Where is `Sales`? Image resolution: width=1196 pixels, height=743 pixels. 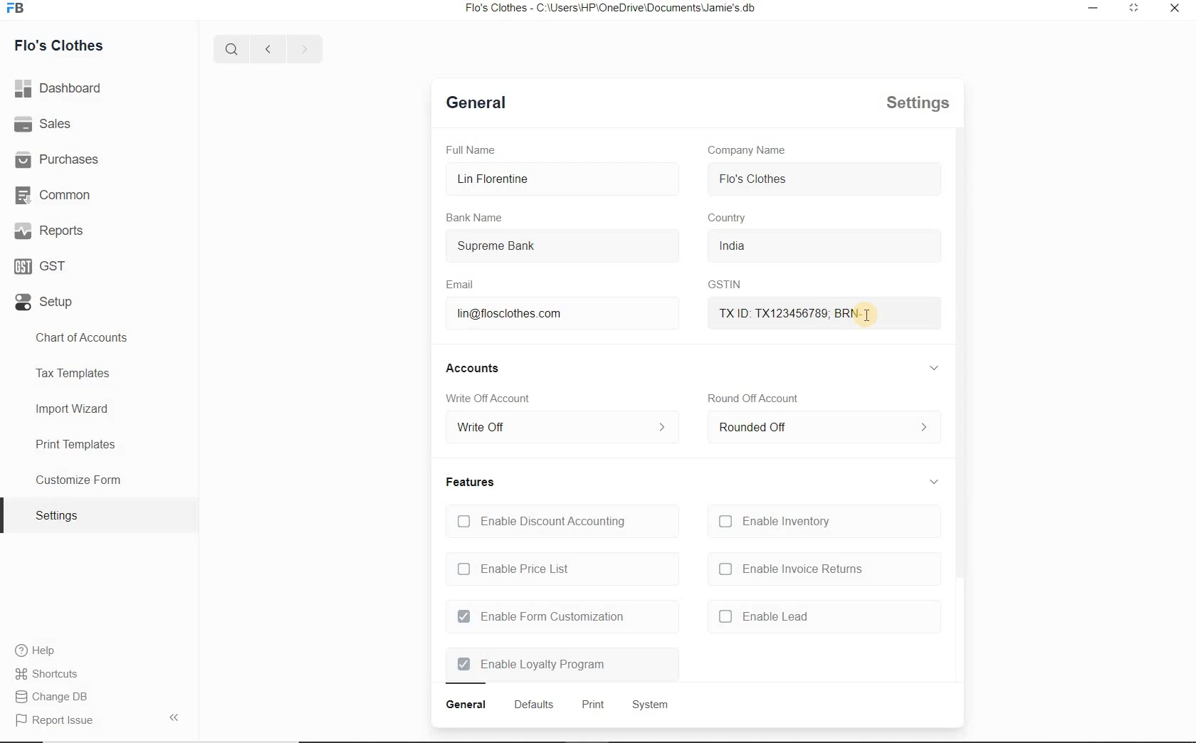 Sales is located at coordinates (46, 125).